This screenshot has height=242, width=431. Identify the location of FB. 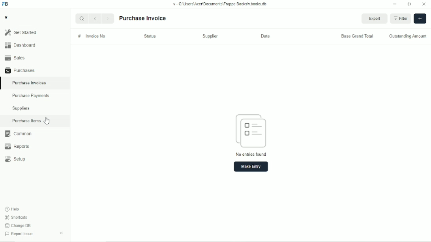
(6, 4).